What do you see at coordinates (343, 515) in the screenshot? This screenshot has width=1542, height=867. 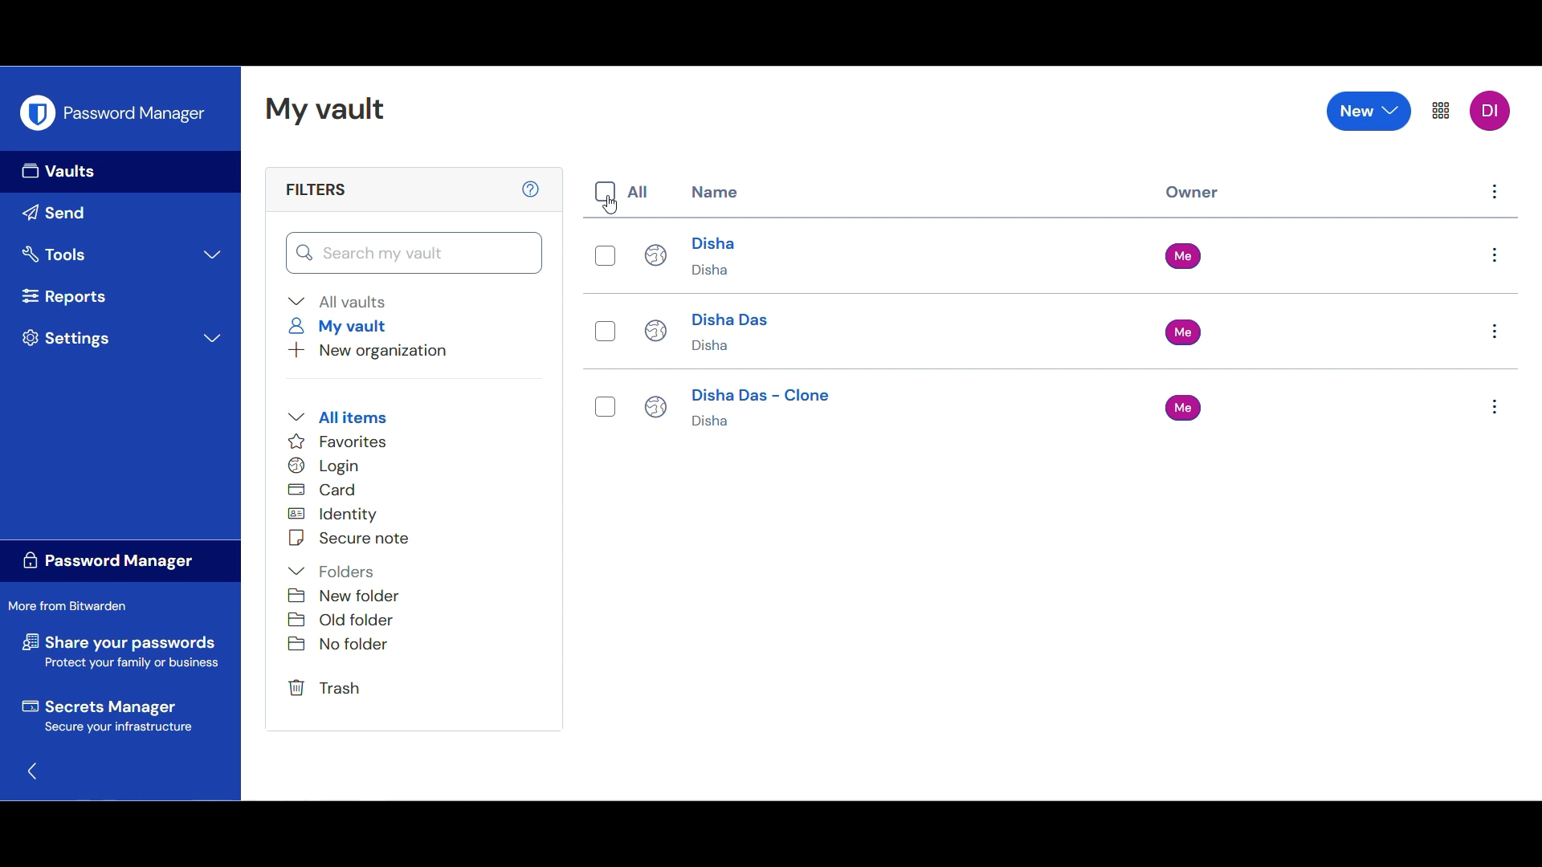 I see `Identity` at bounding box center [343, 515].